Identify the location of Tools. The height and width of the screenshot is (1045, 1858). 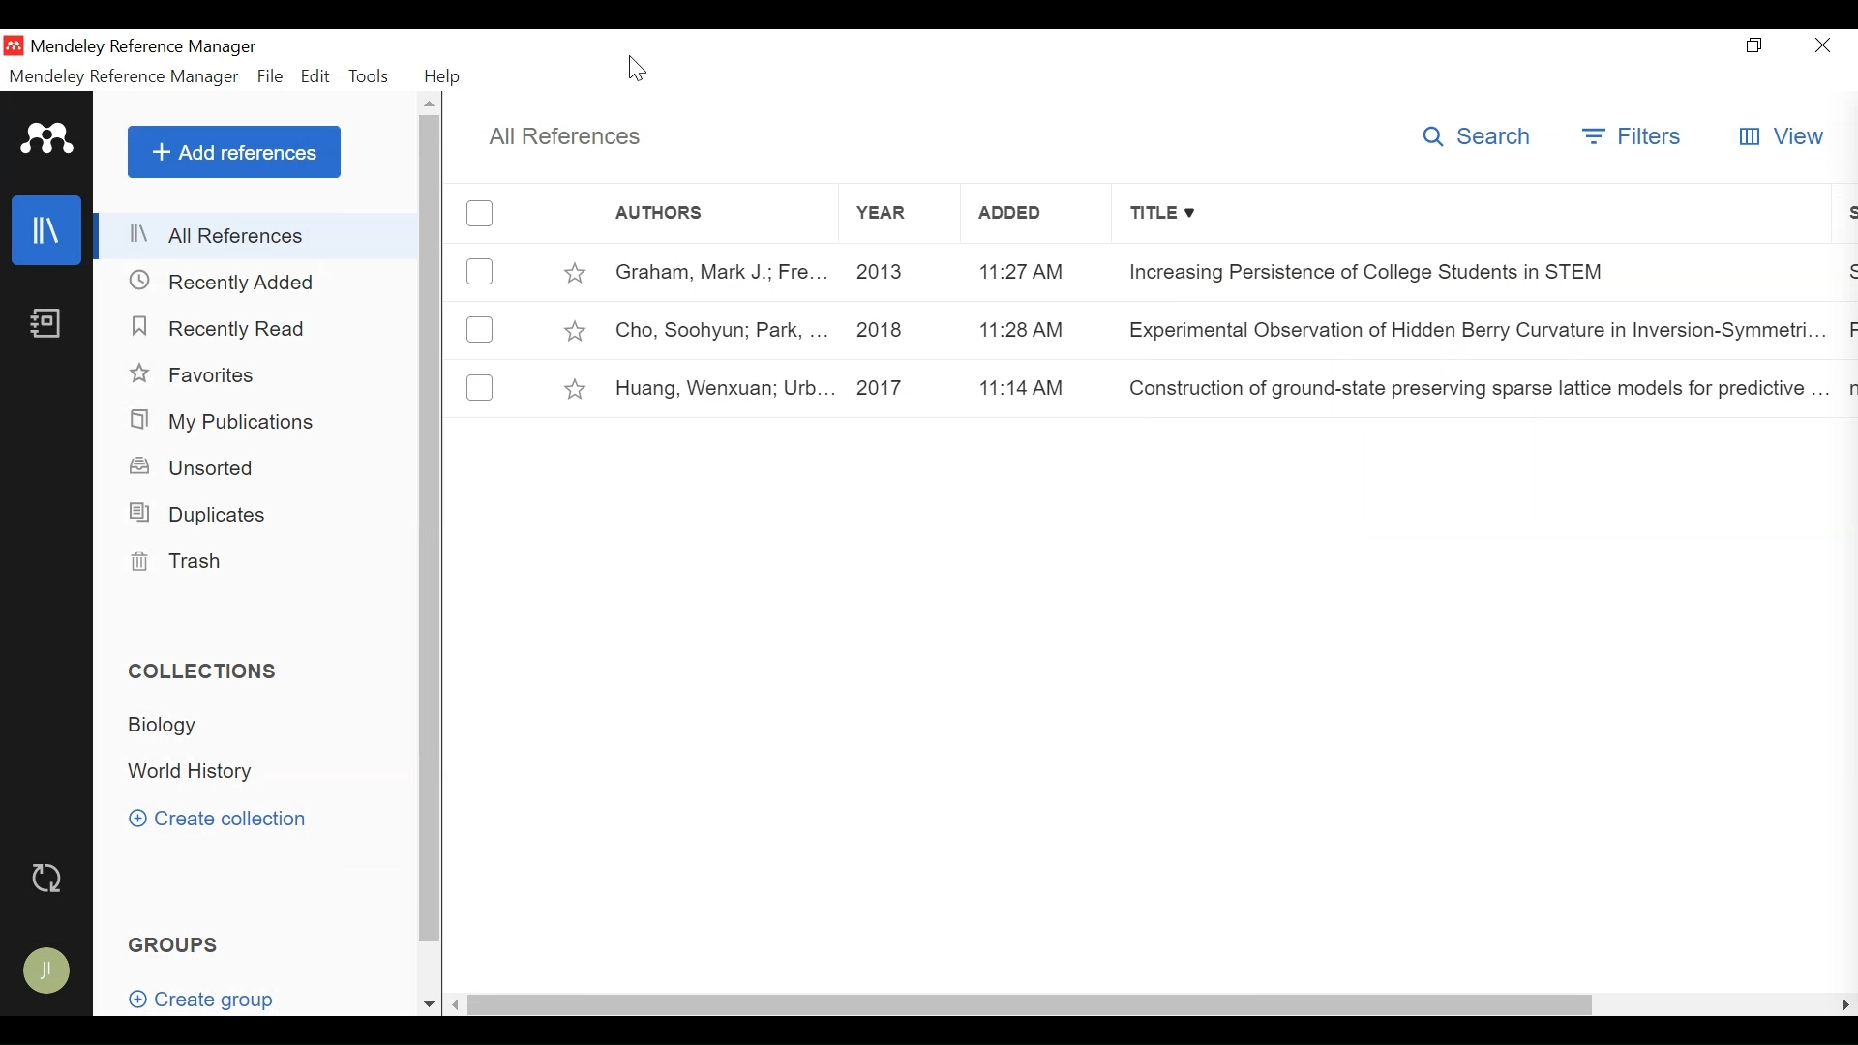
(369, 75).